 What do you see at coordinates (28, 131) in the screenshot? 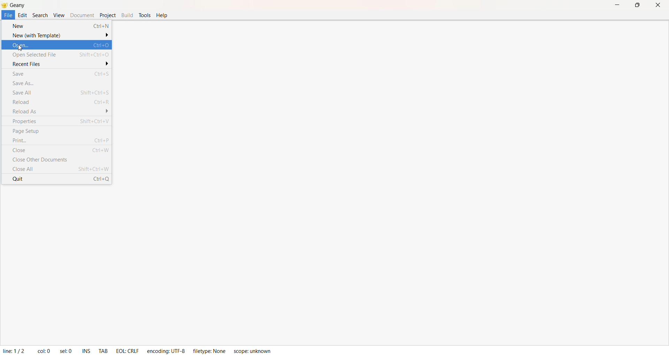
I see `Page Setup` at bounding box center [28, 131].